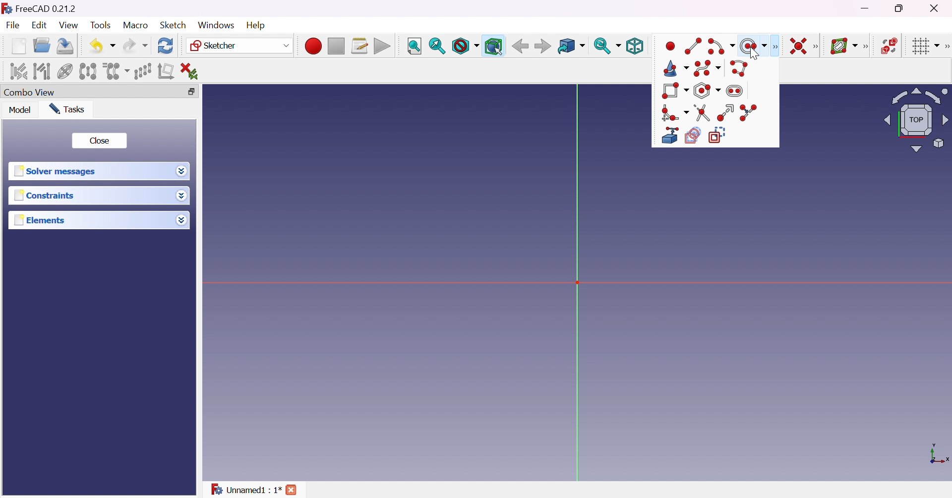 The width and height of the screenshot is (952, 498). Describe the element at coordinates (245, 488) in the screenshot. I see `Unnamed : 1*` at that location.